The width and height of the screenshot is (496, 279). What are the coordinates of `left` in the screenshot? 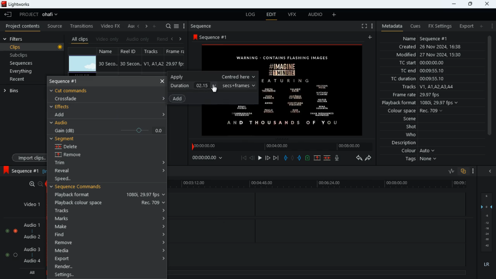 It's located at (139, 26).